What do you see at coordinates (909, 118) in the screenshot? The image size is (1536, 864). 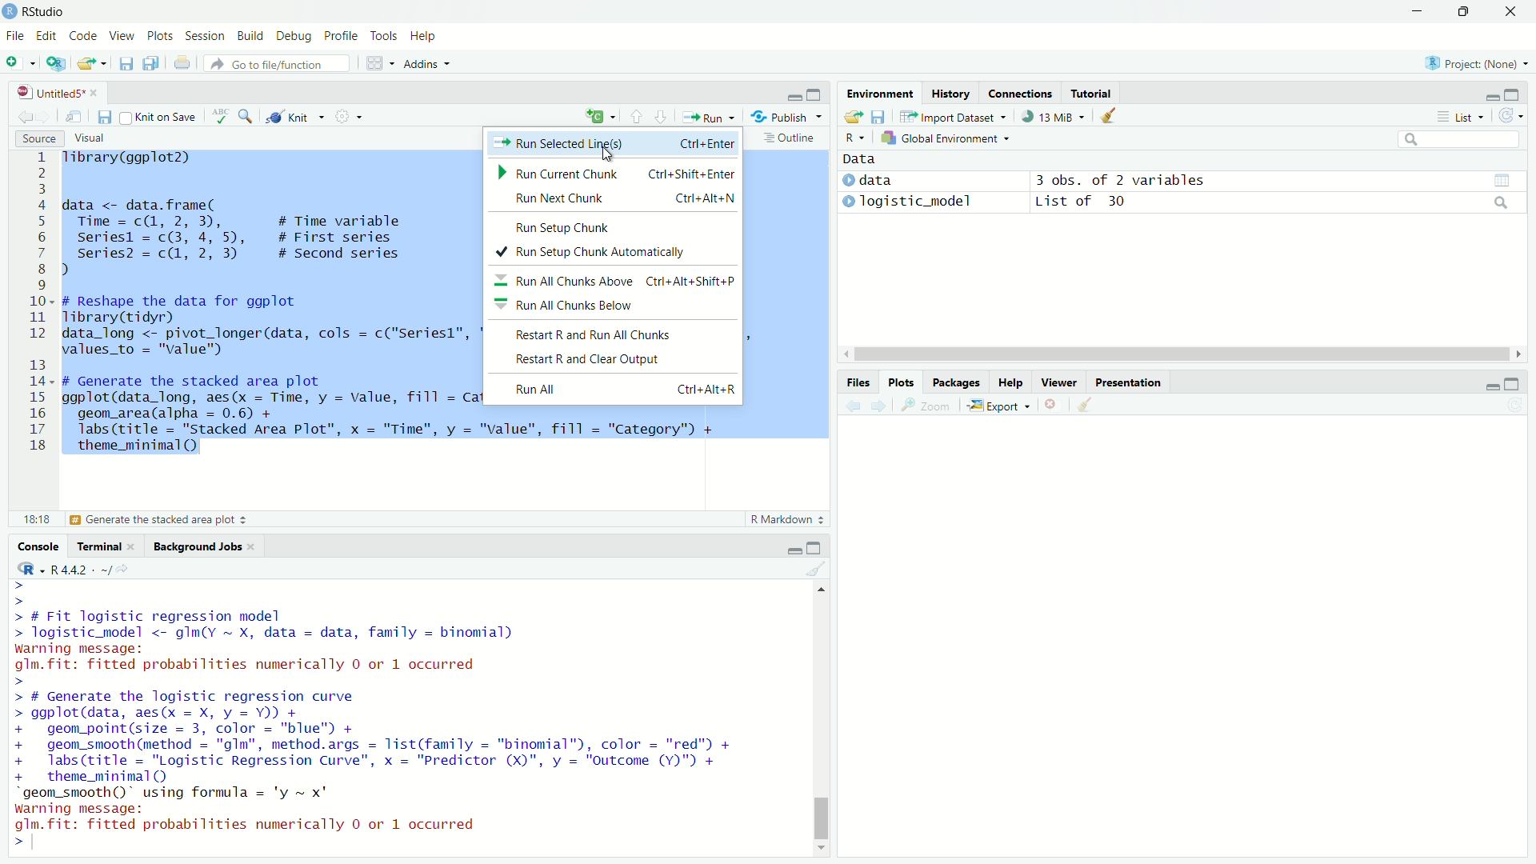 I see `move` at bounding box center [909, 118].